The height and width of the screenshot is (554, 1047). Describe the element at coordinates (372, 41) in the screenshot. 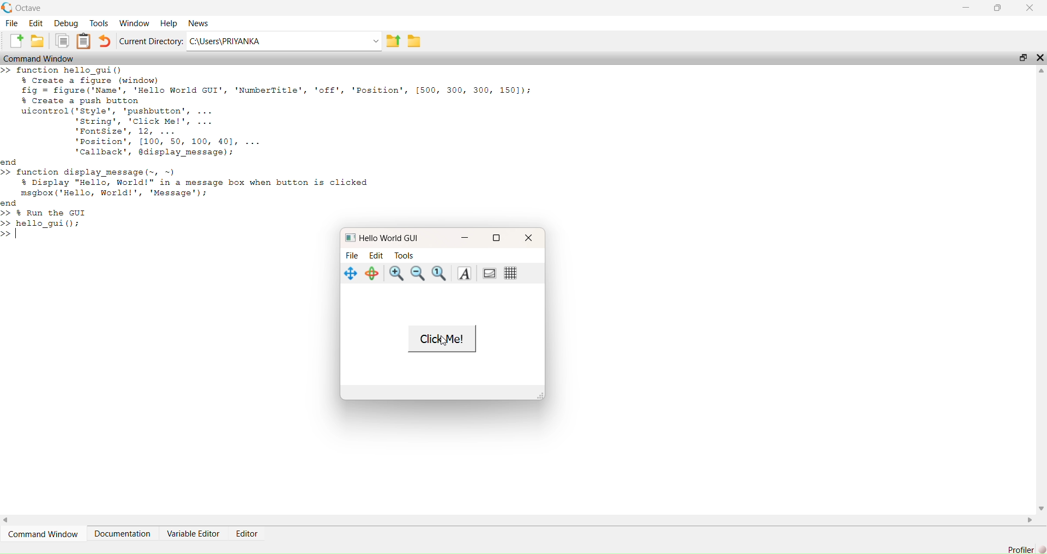

I see `dropdown` at that location.